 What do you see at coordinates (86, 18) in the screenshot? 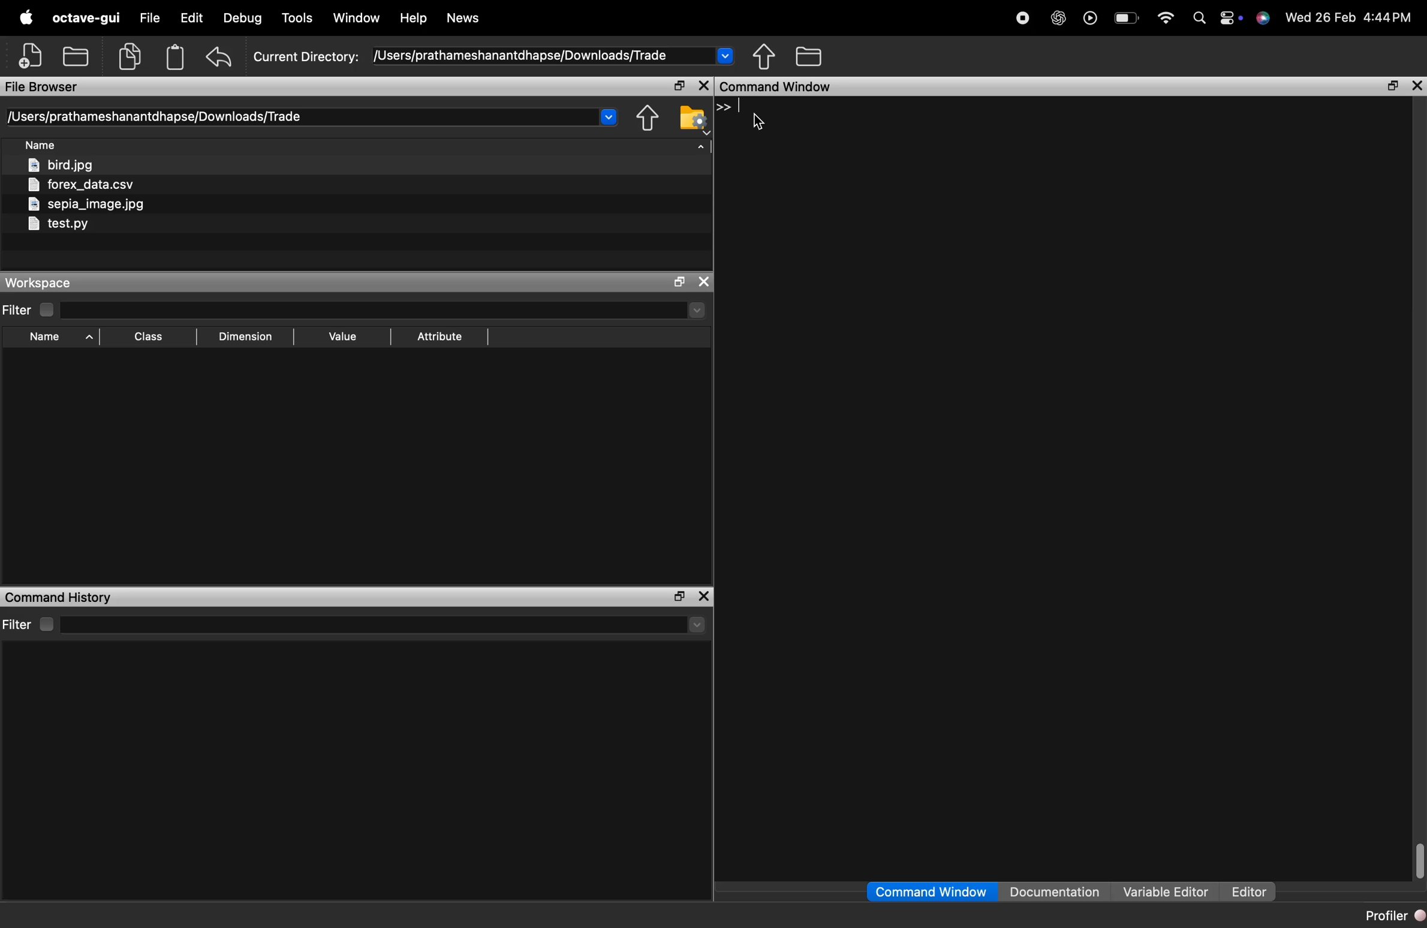
I see `octave-gui` at bounding box center [86, 18].